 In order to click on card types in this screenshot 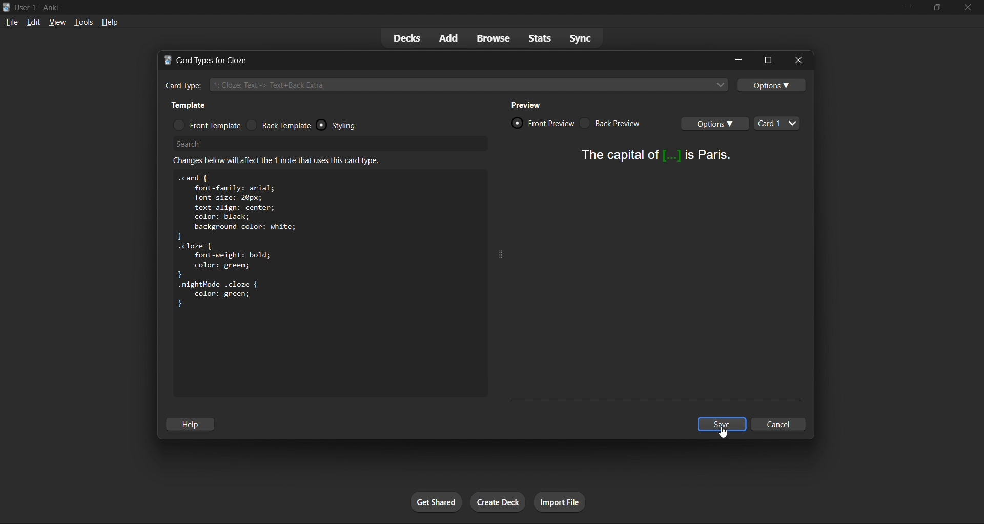, I will do `click(777, 123)`.